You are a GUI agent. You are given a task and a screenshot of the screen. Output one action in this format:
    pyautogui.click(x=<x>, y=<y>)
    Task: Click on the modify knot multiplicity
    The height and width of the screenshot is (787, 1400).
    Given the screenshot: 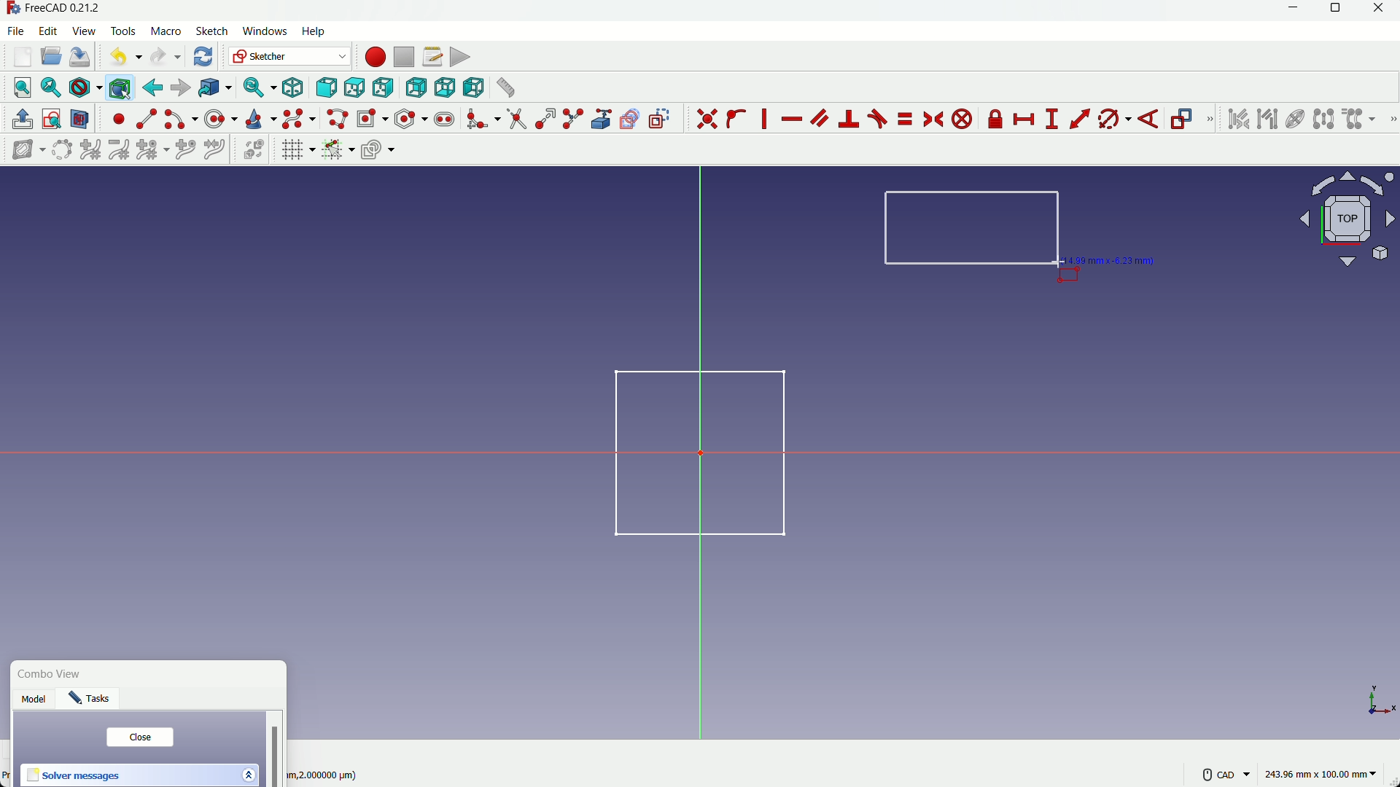 What is the action you would take?
    pyautogui.click(x=152, y=149)
    